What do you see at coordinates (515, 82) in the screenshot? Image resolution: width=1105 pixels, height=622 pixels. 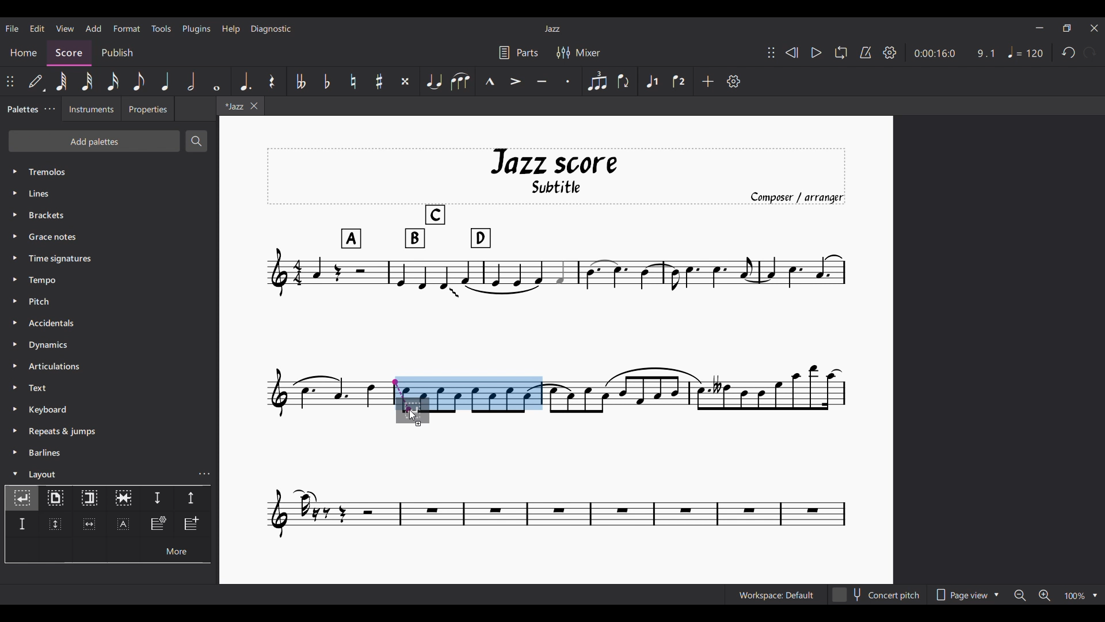 I see `Accent` at bounding box center [515, 82].